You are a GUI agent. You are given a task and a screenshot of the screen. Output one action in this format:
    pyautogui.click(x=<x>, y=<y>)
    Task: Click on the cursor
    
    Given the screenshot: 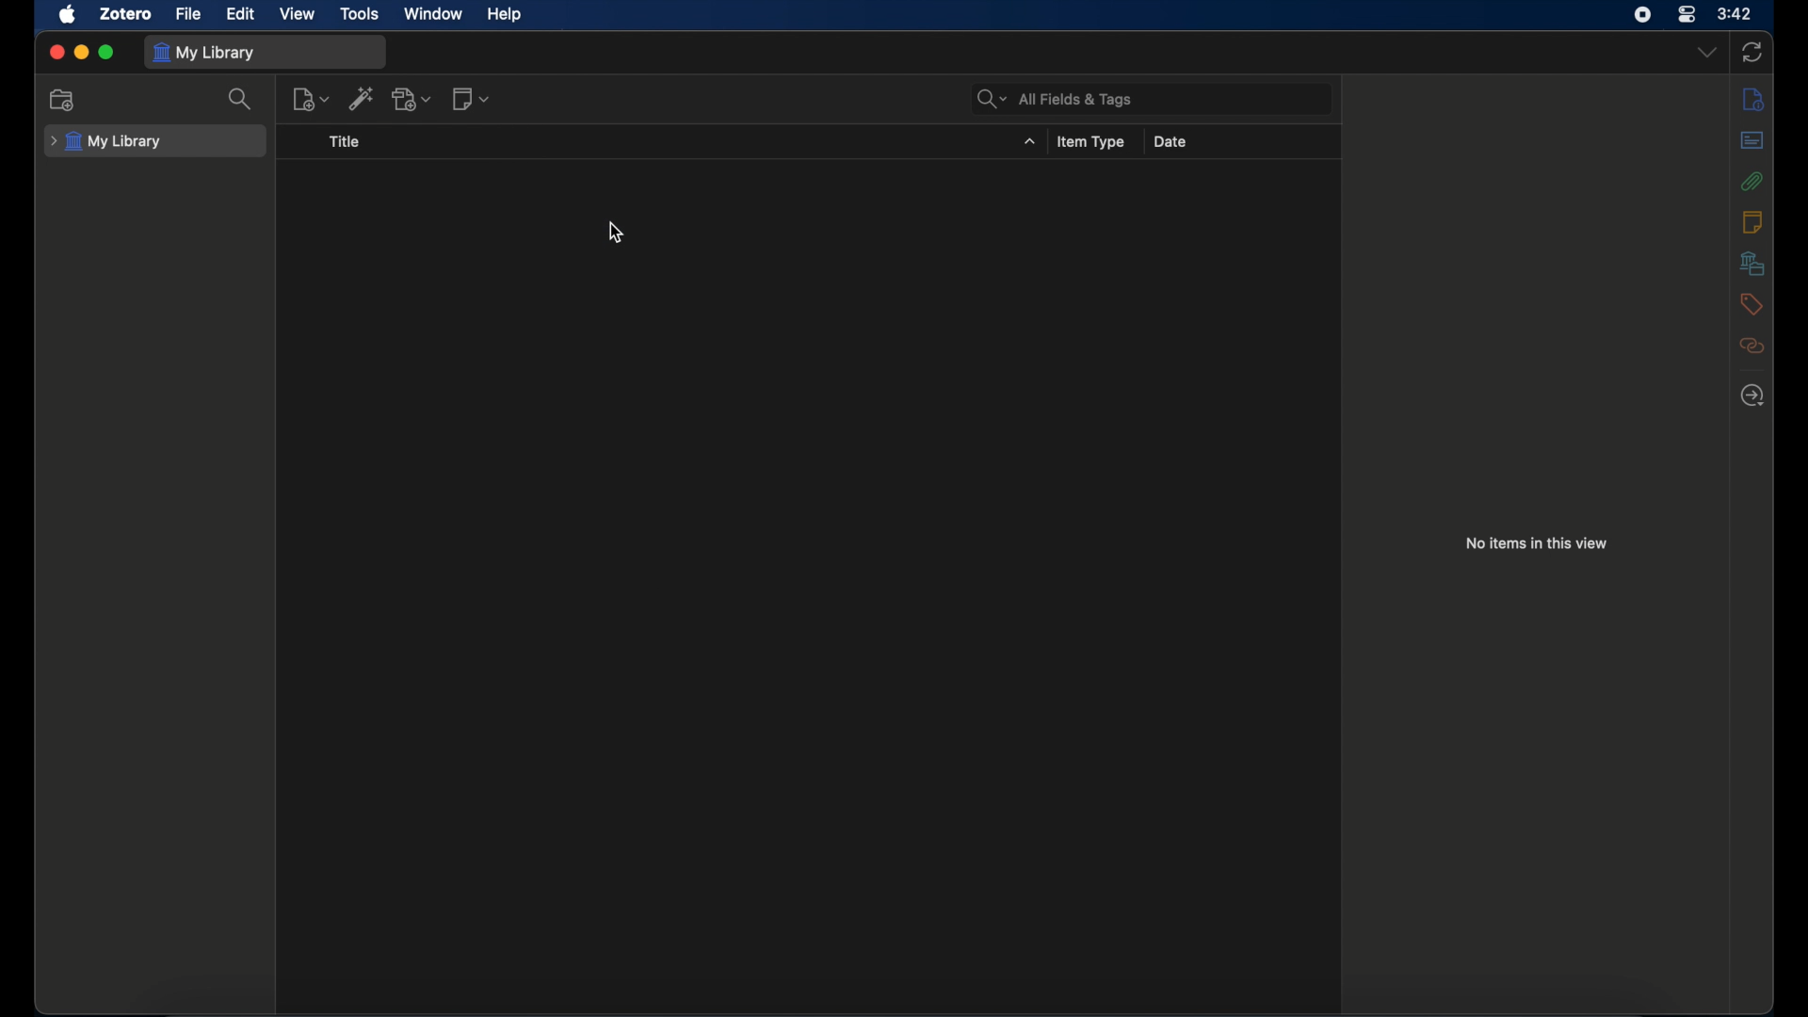 What is the action you would take?
    pyautogui.click(x=616, y=234)
    